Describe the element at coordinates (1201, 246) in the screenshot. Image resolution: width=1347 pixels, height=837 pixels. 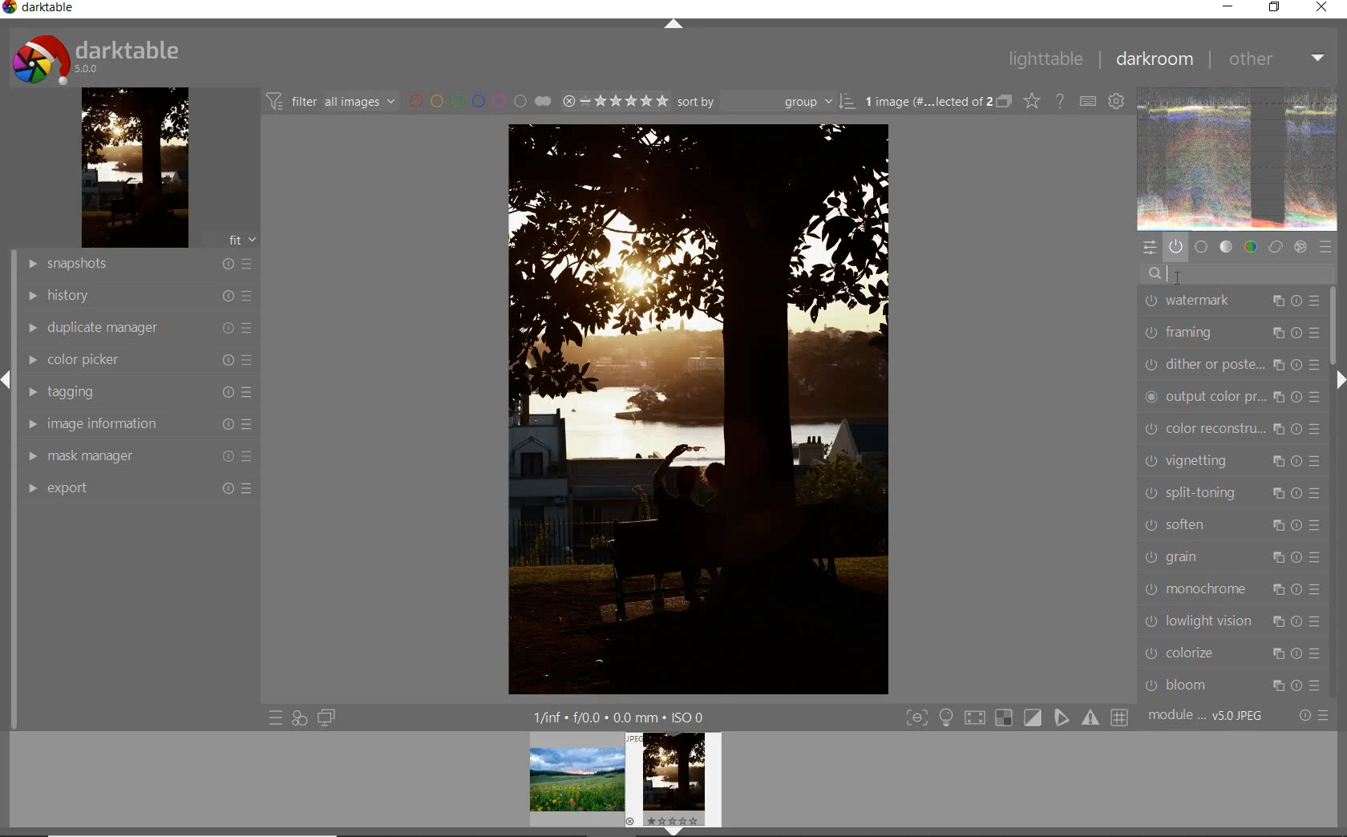
I see `base` at that location.